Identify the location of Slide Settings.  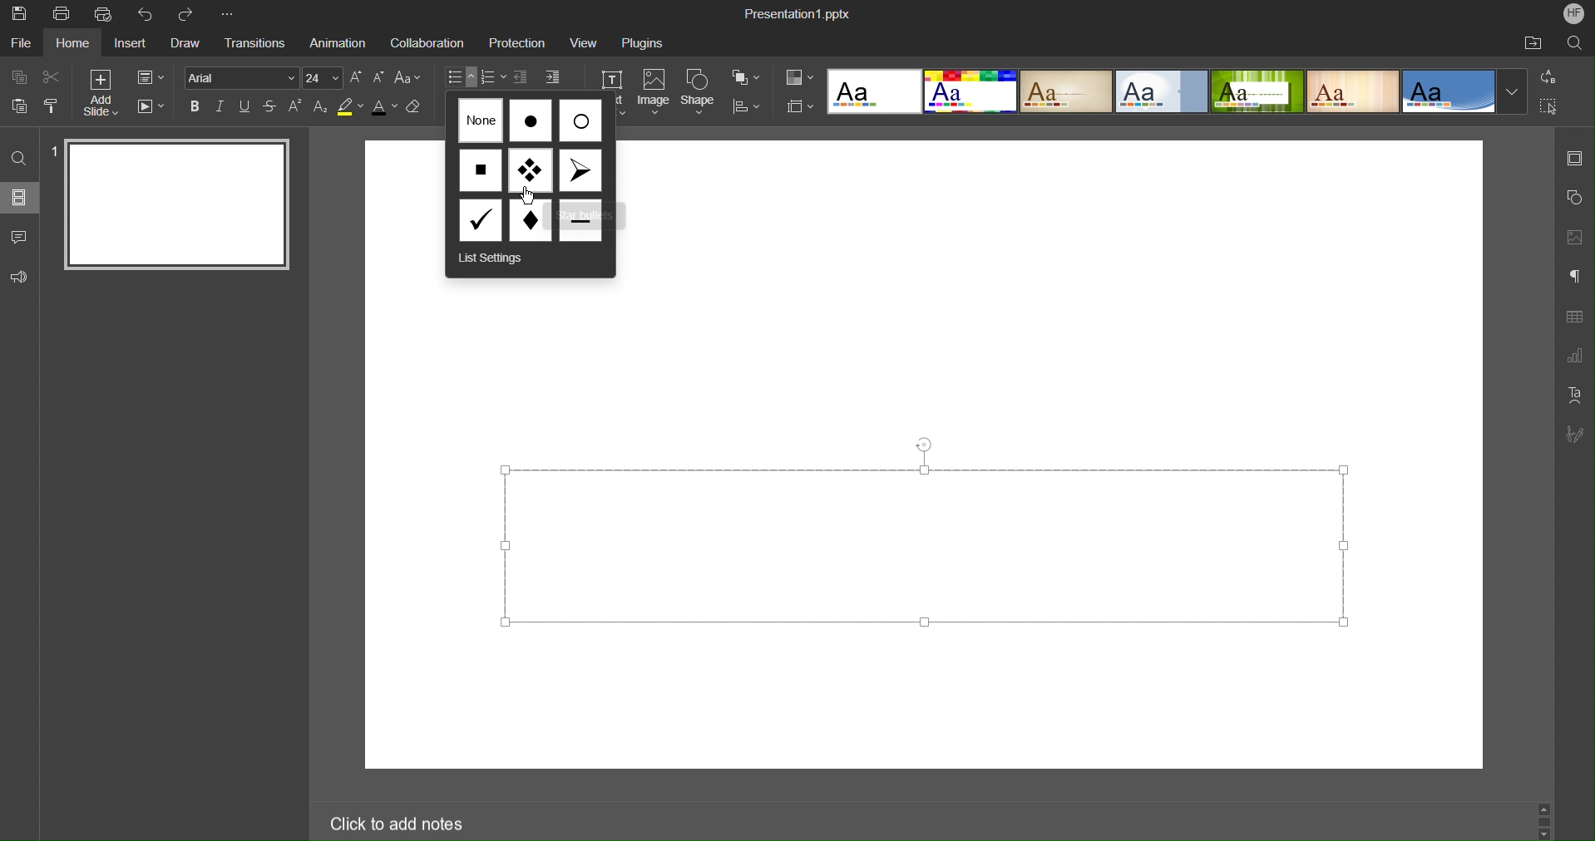
(151, 76).